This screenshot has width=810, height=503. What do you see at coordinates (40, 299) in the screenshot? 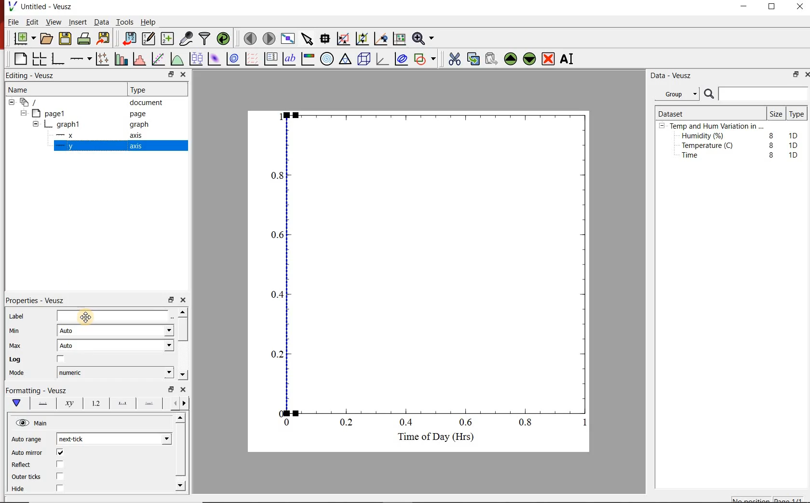
I see `Properties - Veusz` at bounding box center [40, 299].